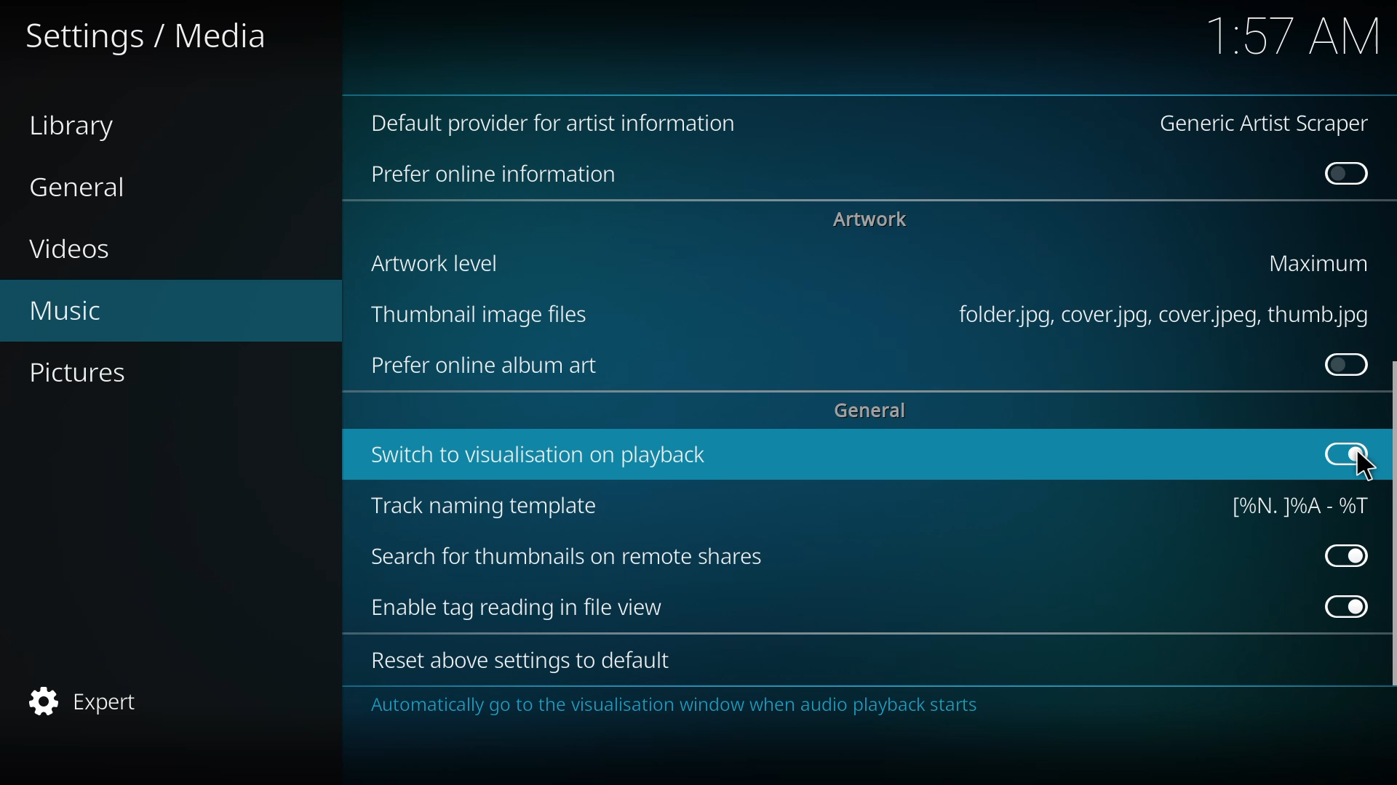  What do you see at coordinates (1290, 34) in the screenshot?
I see `time` at bounding box center [1290, 34].